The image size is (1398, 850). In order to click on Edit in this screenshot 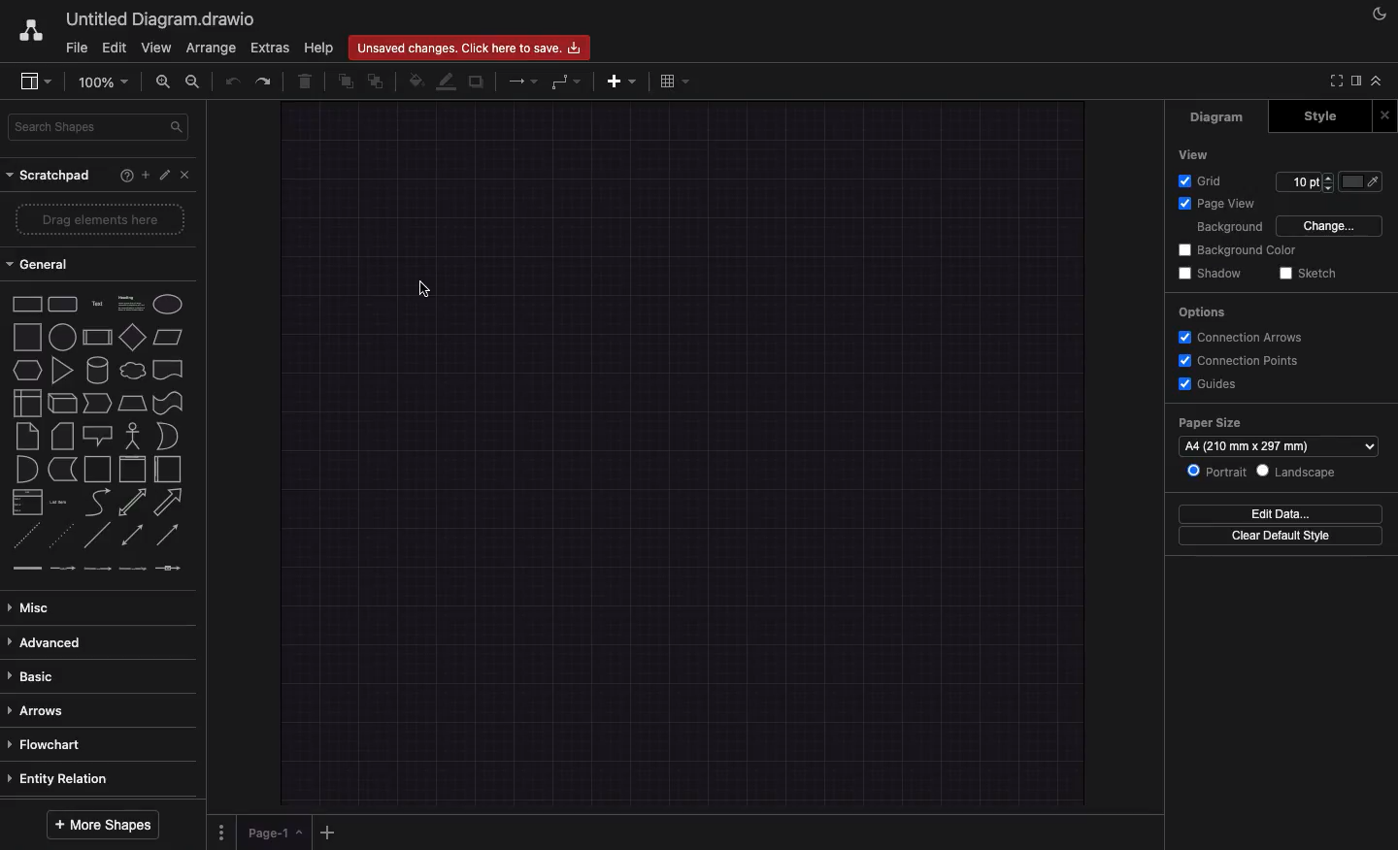, I will do `click(166, 176)`.